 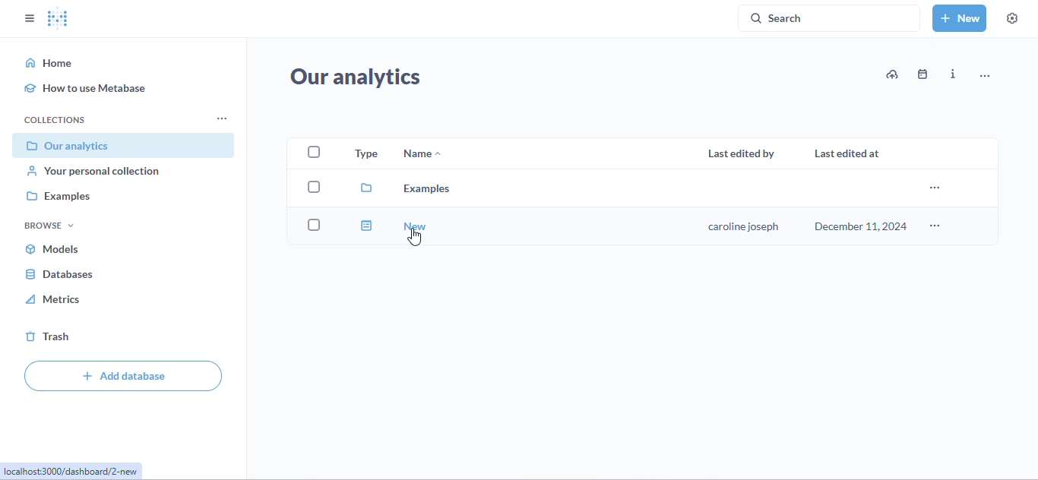 I want to click on more, so click(x=986, y=75).